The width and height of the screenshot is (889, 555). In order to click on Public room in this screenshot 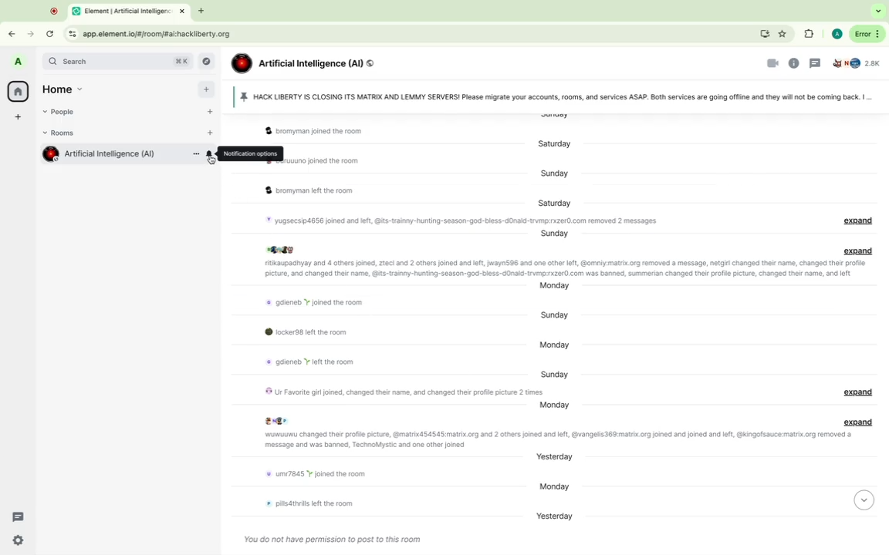, I will do `click(371, 63)`.